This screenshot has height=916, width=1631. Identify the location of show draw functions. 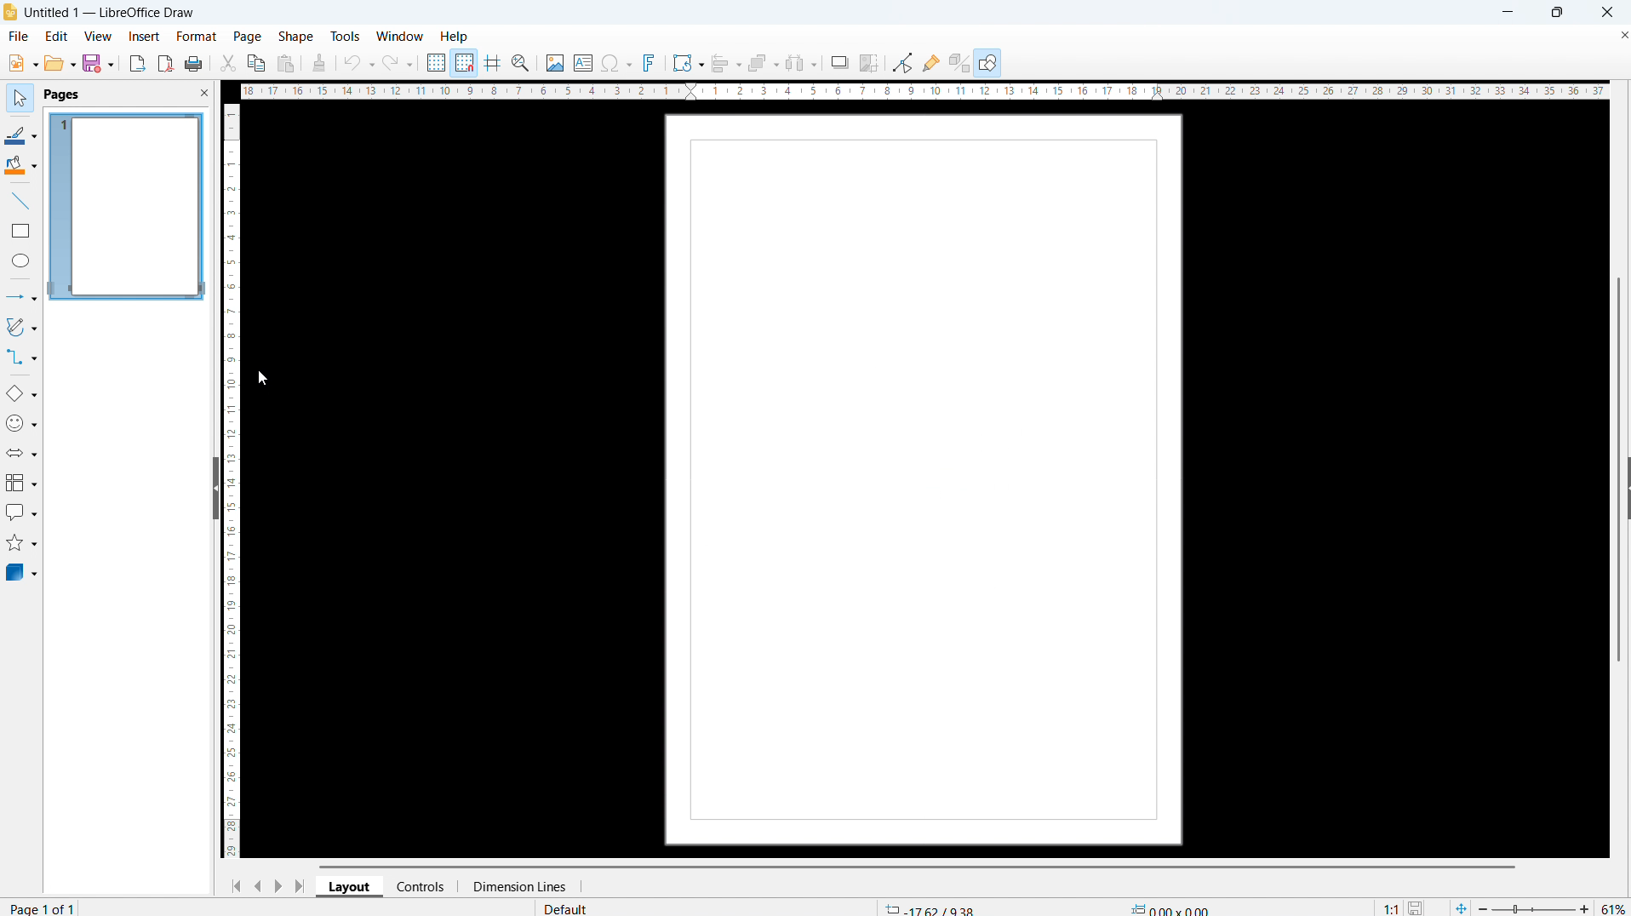
(989, 63).